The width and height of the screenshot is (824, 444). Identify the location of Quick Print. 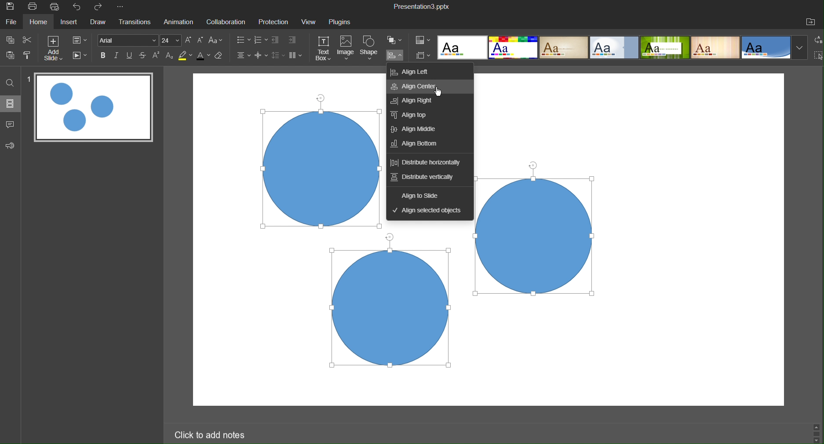
(56, 7).